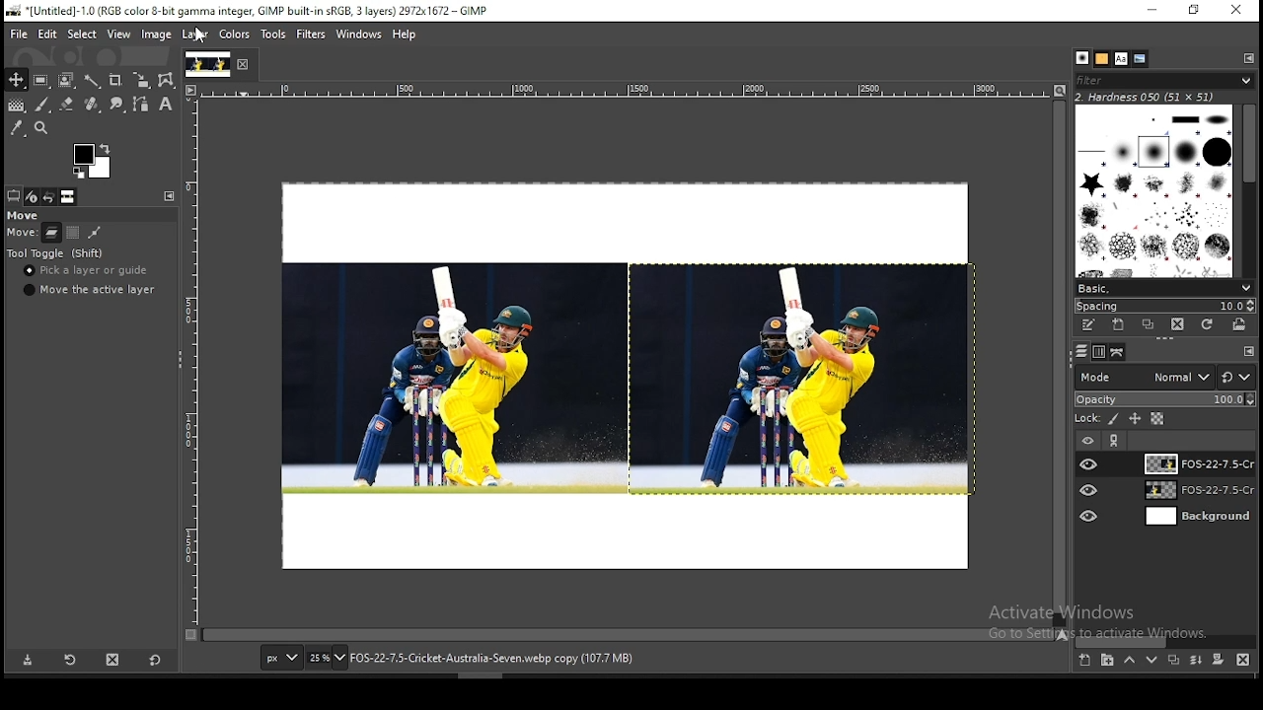 This screenshot has width=1263, height=710. Describe the element at coordinates (1170, 663) in the screenshot. I see `duplicate layer` at that location.